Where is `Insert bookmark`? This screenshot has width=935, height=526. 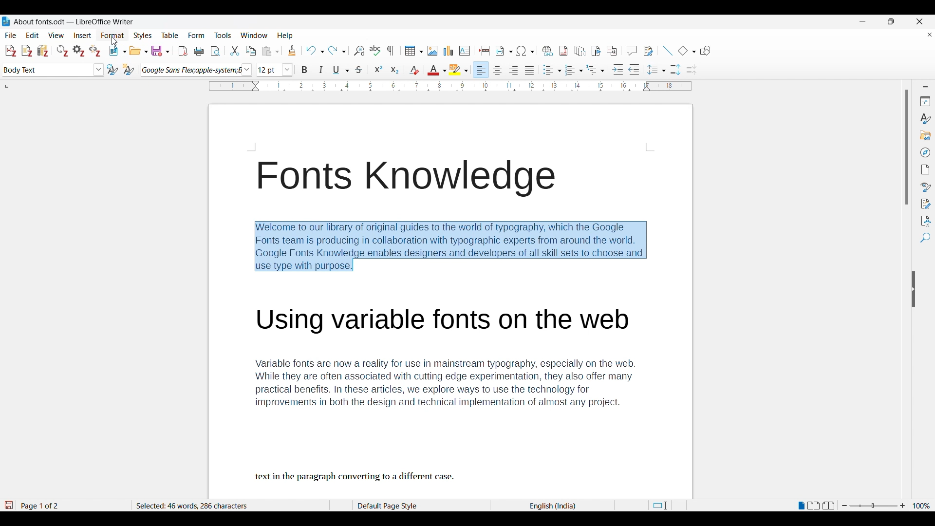
Insert bookmark is located at coordinates (596, 51).